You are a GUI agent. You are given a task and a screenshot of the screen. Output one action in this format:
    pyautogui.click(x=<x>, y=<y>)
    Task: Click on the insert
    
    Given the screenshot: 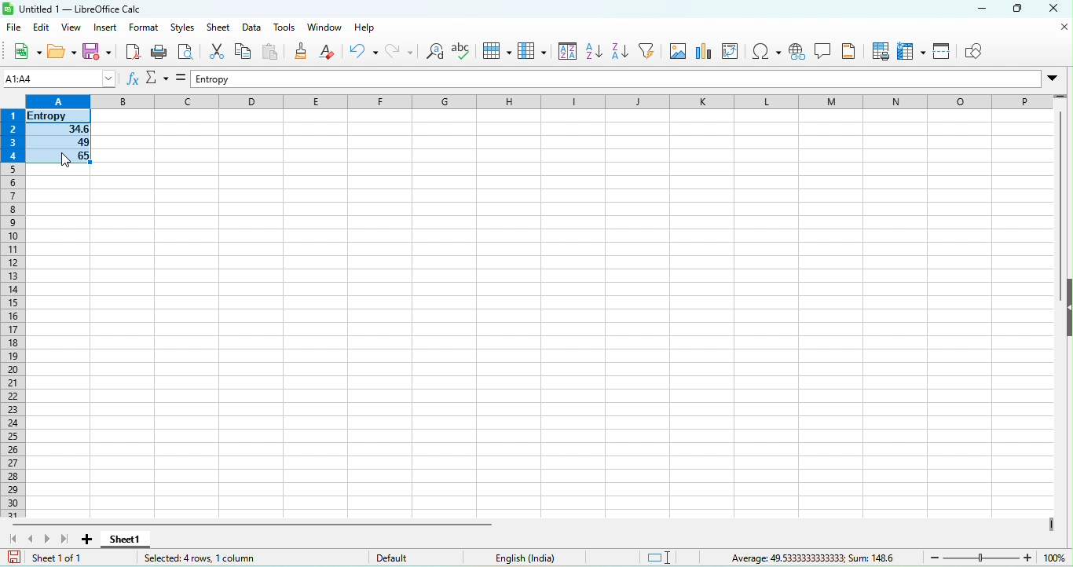 What is the action you would take?
    pyautogui.click(x=106, y=29)
    